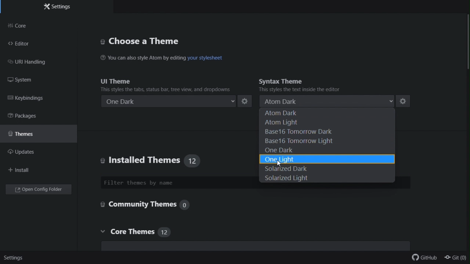 The image size is (470, 264). What do you see at coordinates (326, 123) in the screenshot?
I see `atom light` at bounding box center [326, 123].